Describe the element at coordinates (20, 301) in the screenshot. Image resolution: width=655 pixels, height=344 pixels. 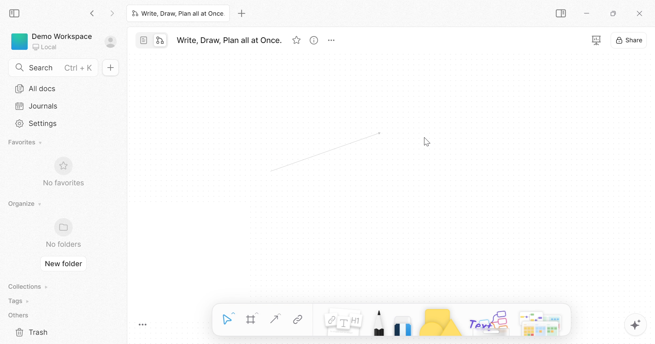
I see `Tags` at that location.